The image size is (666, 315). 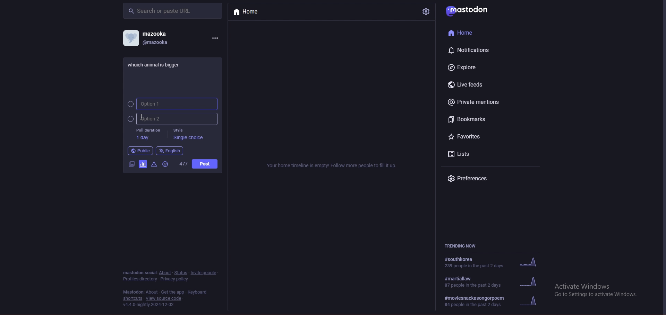 I want to click on poll duration, so click(x=148, y=134).